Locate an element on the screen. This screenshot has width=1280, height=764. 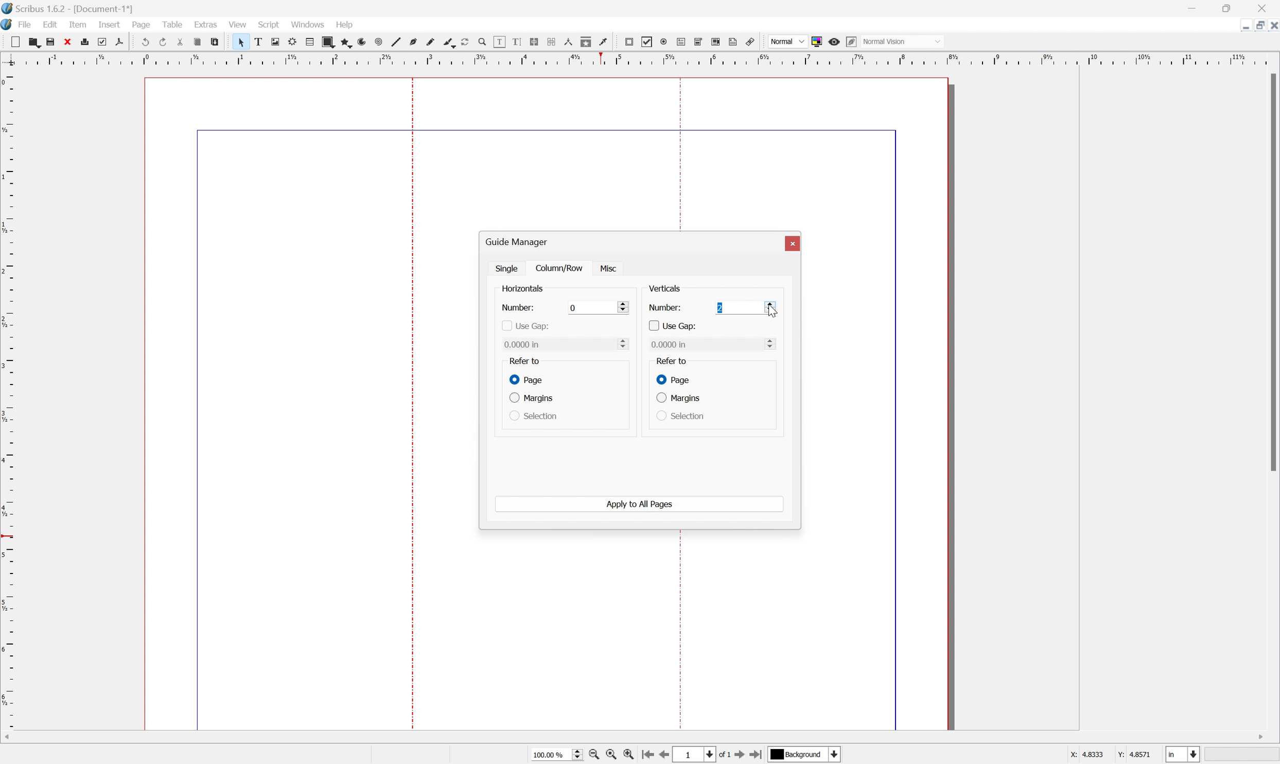
preview mode is located at coordinates (834, 42).